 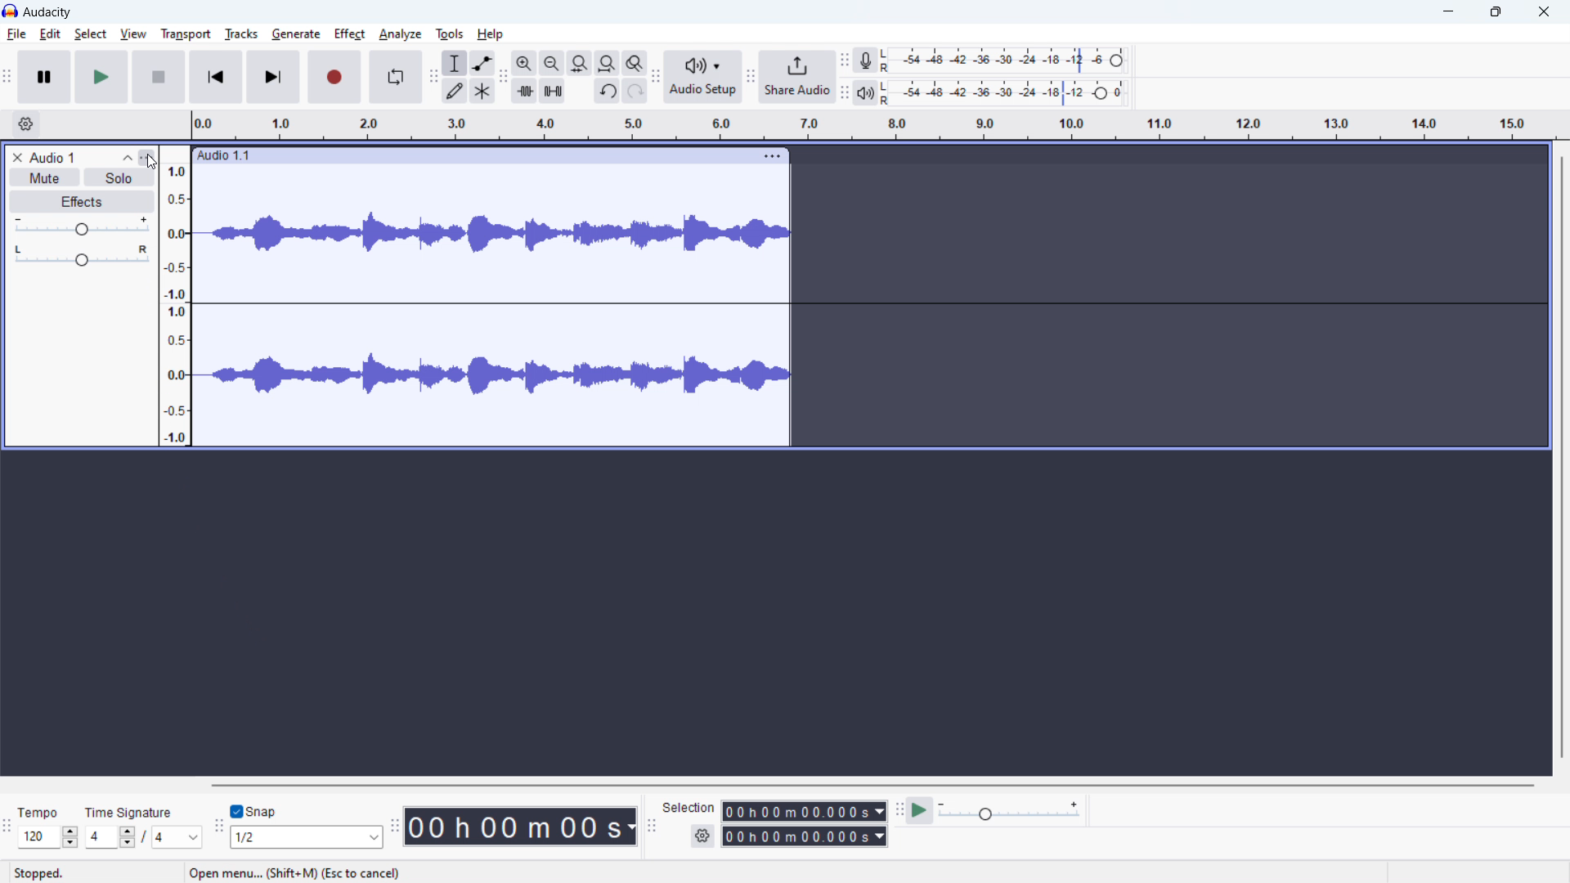 I want to click on tracks, so click(x=241, y=34).